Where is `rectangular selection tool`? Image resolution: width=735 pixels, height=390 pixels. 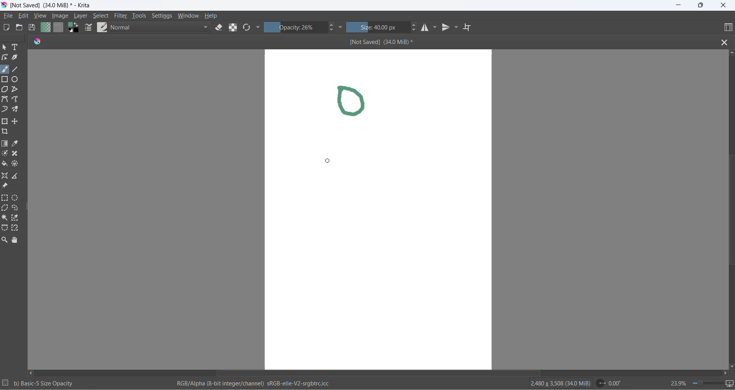 rectangular selection tool is located at coordinates (5, 199).